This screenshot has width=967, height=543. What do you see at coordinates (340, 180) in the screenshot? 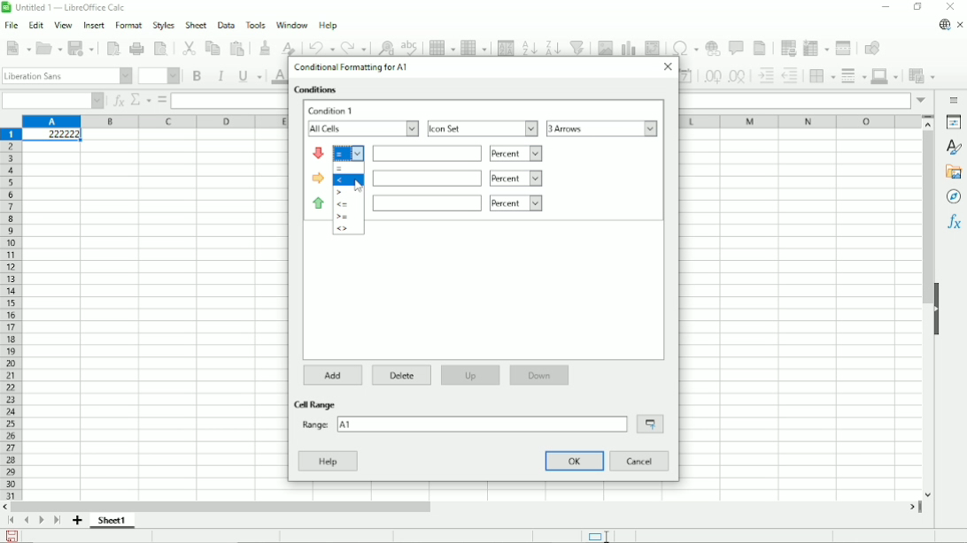
I see `<` at bounding box center [340, 180].